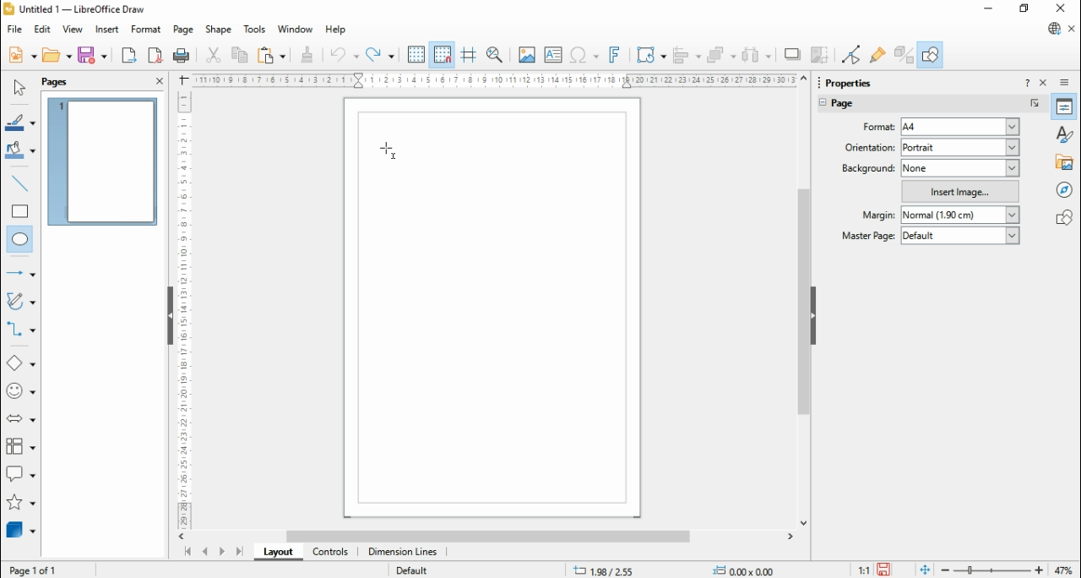  What do you see at coordinates (960, 236) in the screenshot?
I see `Default ` at bounding box center [960, 236].